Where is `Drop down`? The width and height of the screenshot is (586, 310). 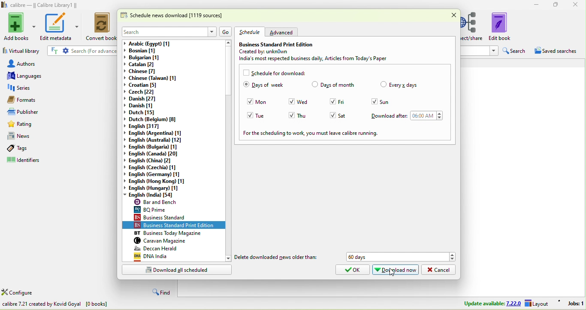 Drop down is located at coordinates (211, 31).